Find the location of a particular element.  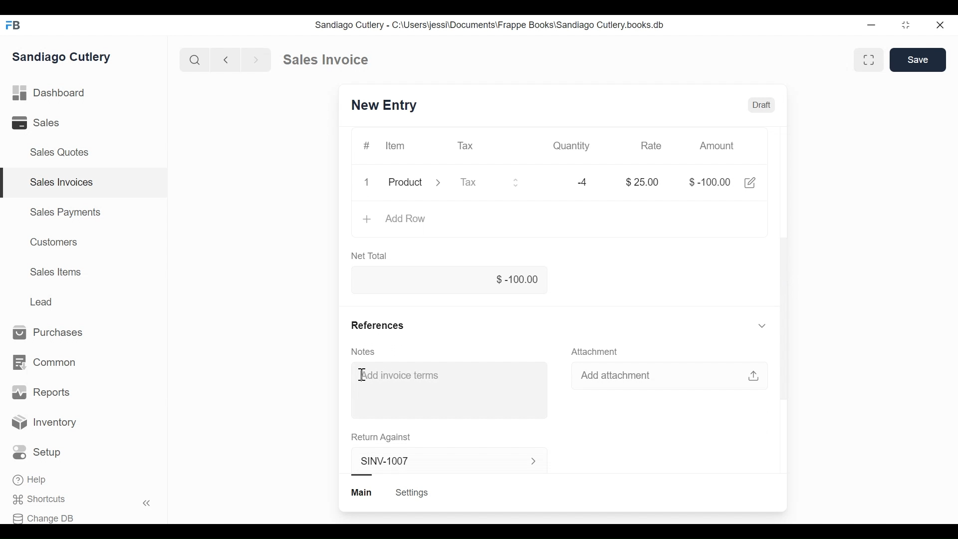

Hide sidebar is located at coordinates (147, 503).